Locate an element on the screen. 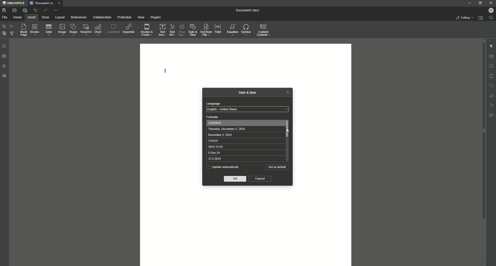  Symbol is located at coordinates (247, 30).